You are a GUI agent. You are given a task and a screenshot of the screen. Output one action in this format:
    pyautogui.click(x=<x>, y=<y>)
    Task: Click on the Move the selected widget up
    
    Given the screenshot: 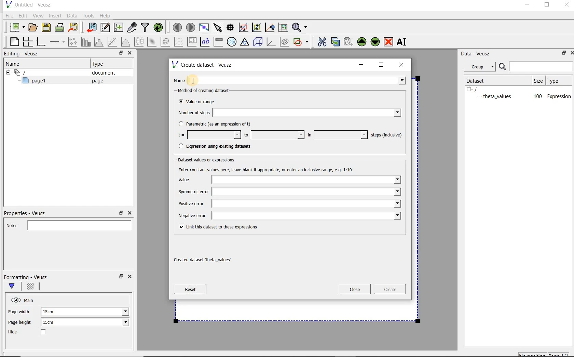 What is the action you would take?
    pyautogui.click(x=362, y=42)
    